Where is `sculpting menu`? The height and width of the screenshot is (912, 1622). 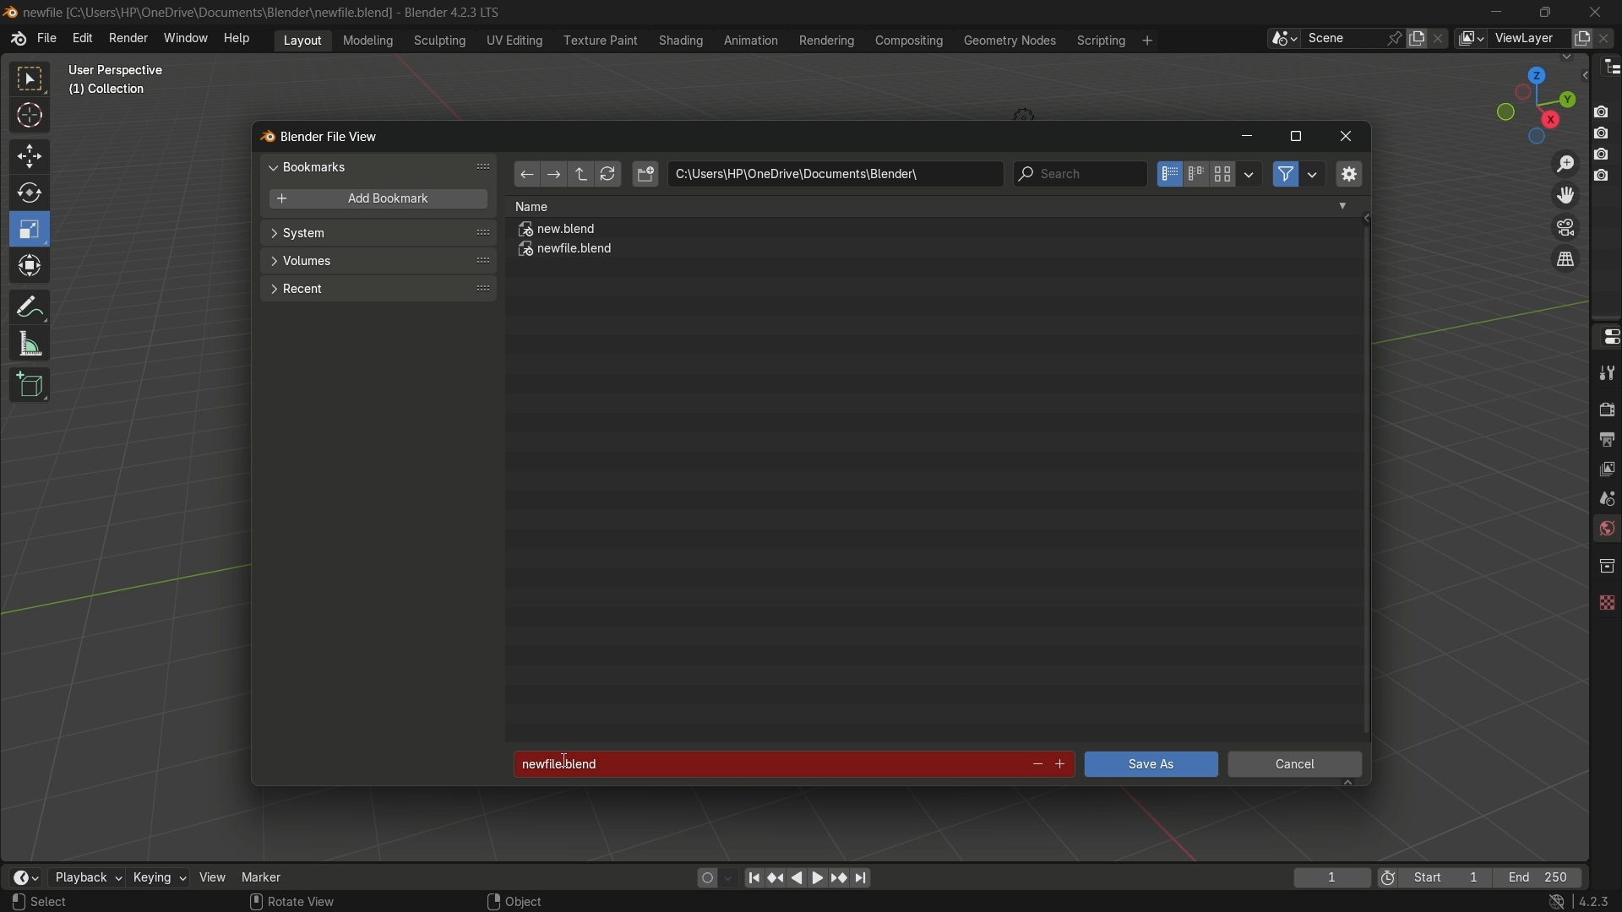 sculpting menu is located at coordinates (436, 41).